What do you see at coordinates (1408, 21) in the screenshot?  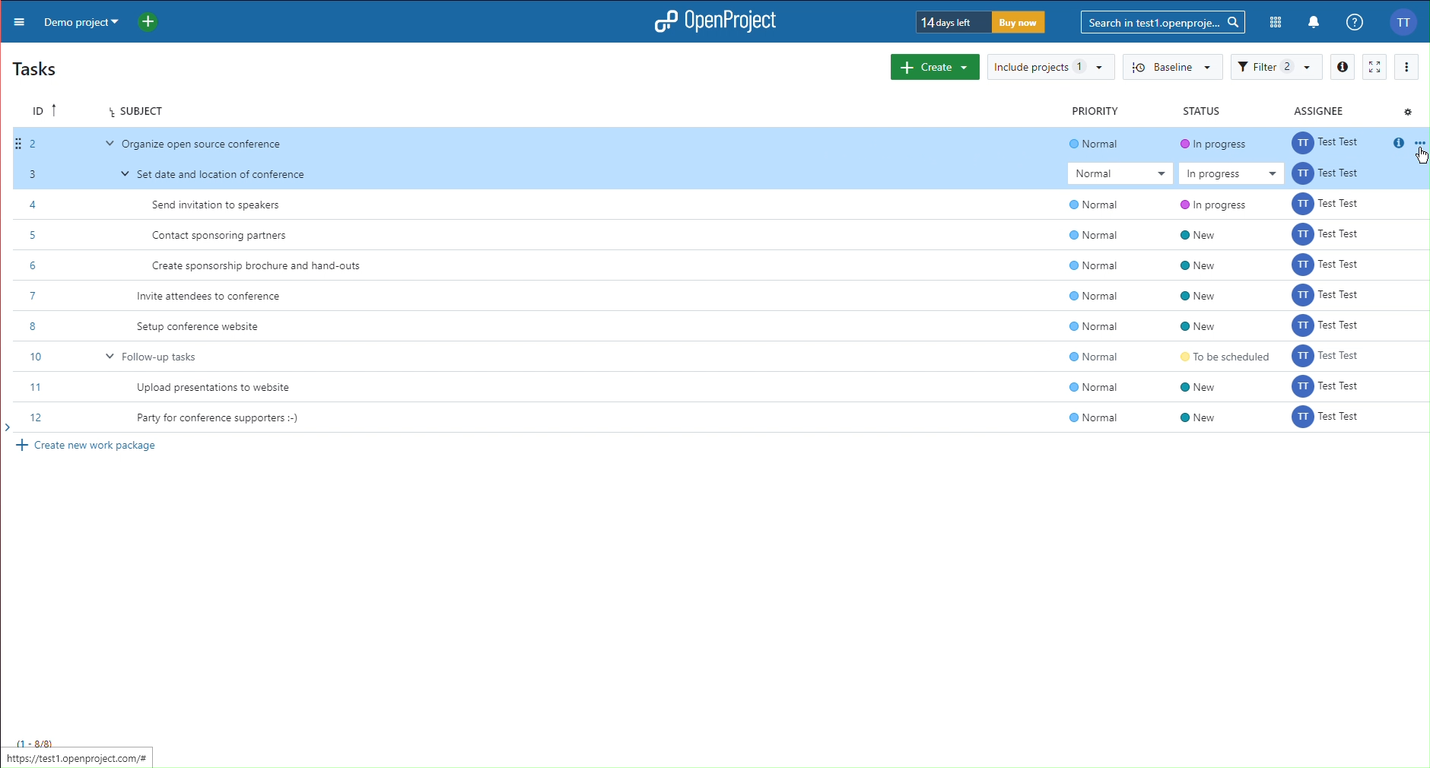 I see `Account` at bounding box center [1408, 21].